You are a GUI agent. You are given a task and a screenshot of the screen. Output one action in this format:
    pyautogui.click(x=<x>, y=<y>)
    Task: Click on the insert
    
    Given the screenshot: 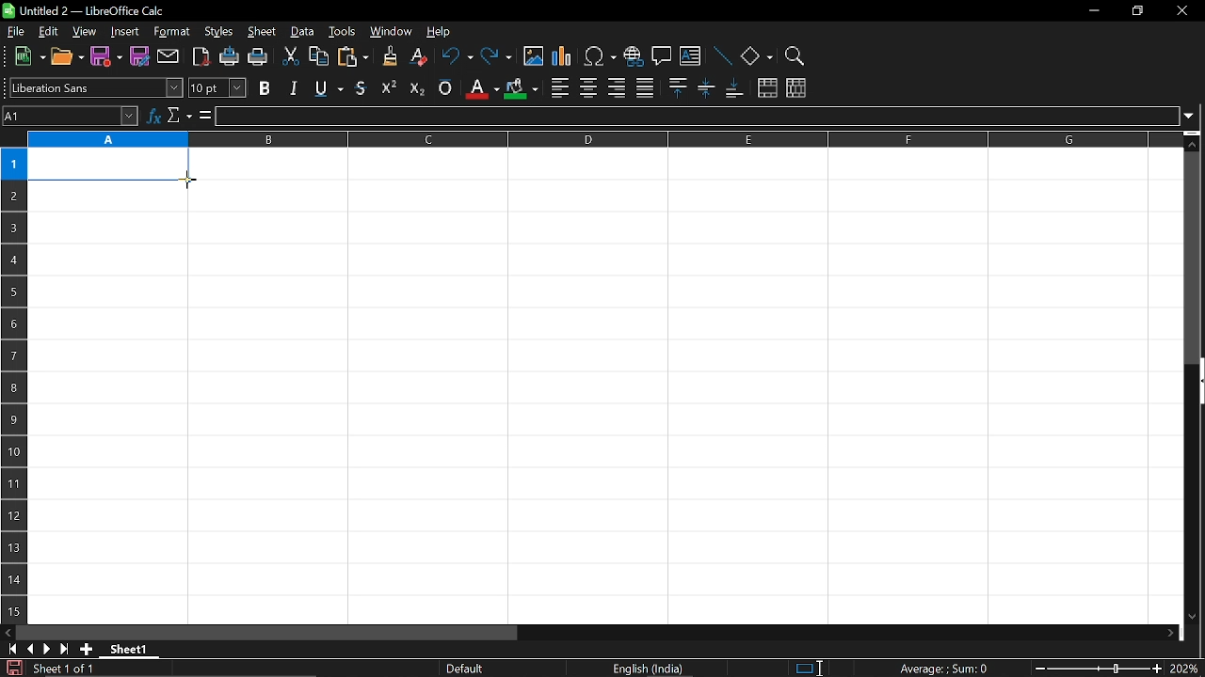 What is the action you would take?
    pyautogui.click(x=125, y=32)
    